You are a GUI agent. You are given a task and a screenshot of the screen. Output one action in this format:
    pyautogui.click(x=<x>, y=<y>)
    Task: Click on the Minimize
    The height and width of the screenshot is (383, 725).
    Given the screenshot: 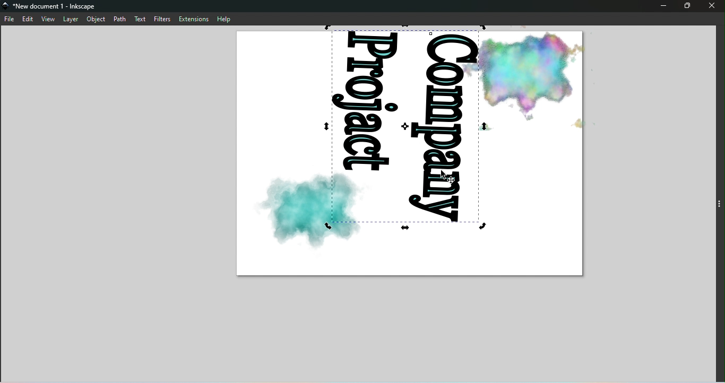 What is the action you would take?
    pyautogui.click(x=661, y=7)
    